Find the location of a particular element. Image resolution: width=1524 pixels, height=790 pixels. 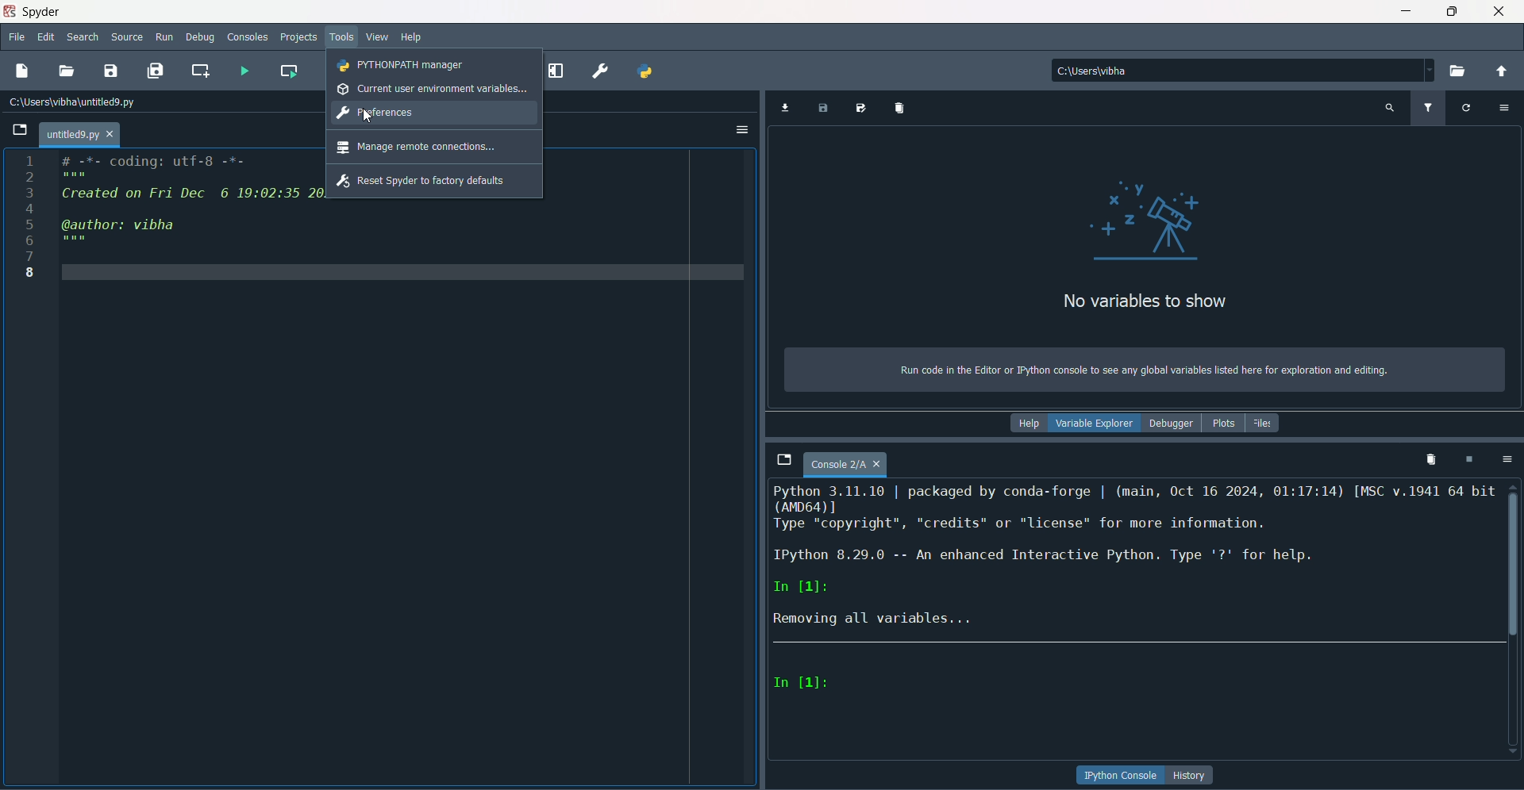

filter variable is located at coordinates (1427, 108).